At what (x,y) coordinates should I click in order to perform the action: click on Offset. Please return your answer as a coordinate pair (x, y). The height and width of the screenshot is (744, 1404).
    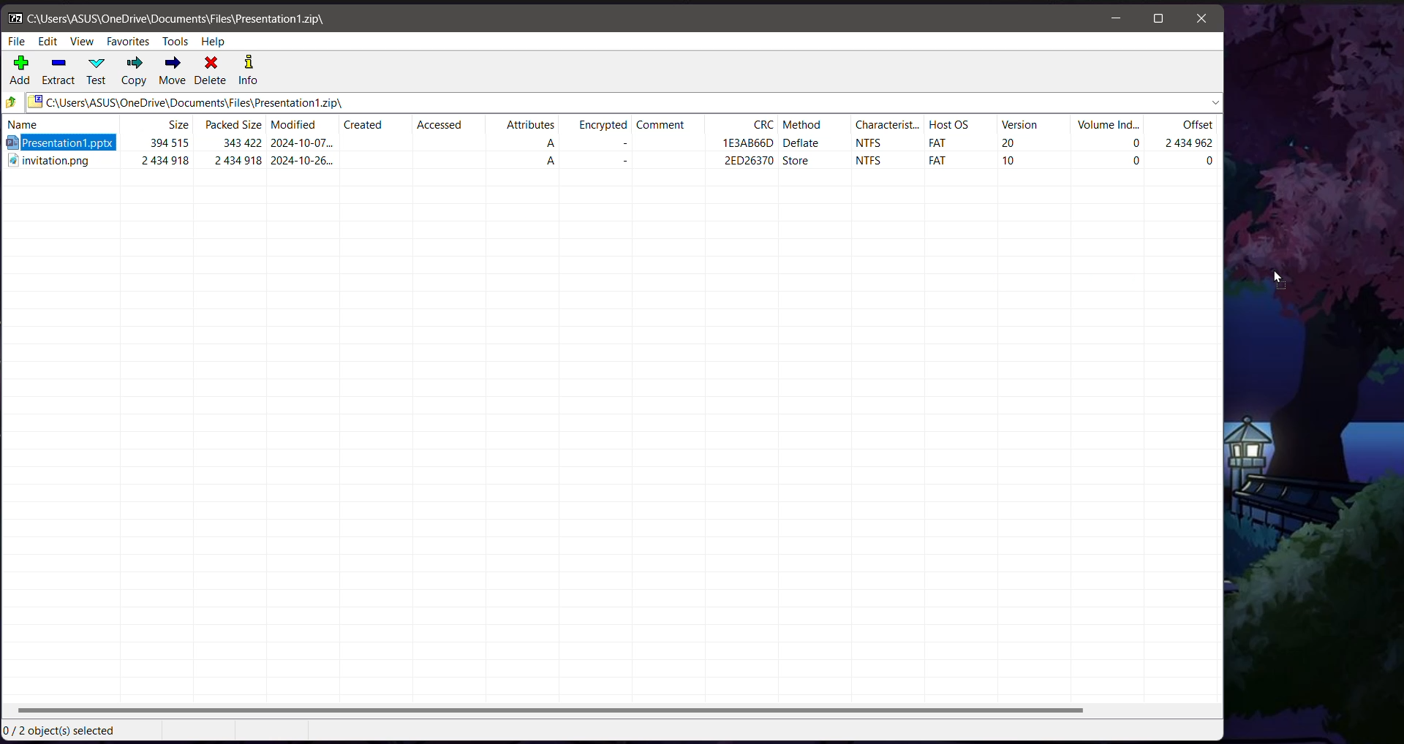
    Looking at the image, I should click on (1196, 126).